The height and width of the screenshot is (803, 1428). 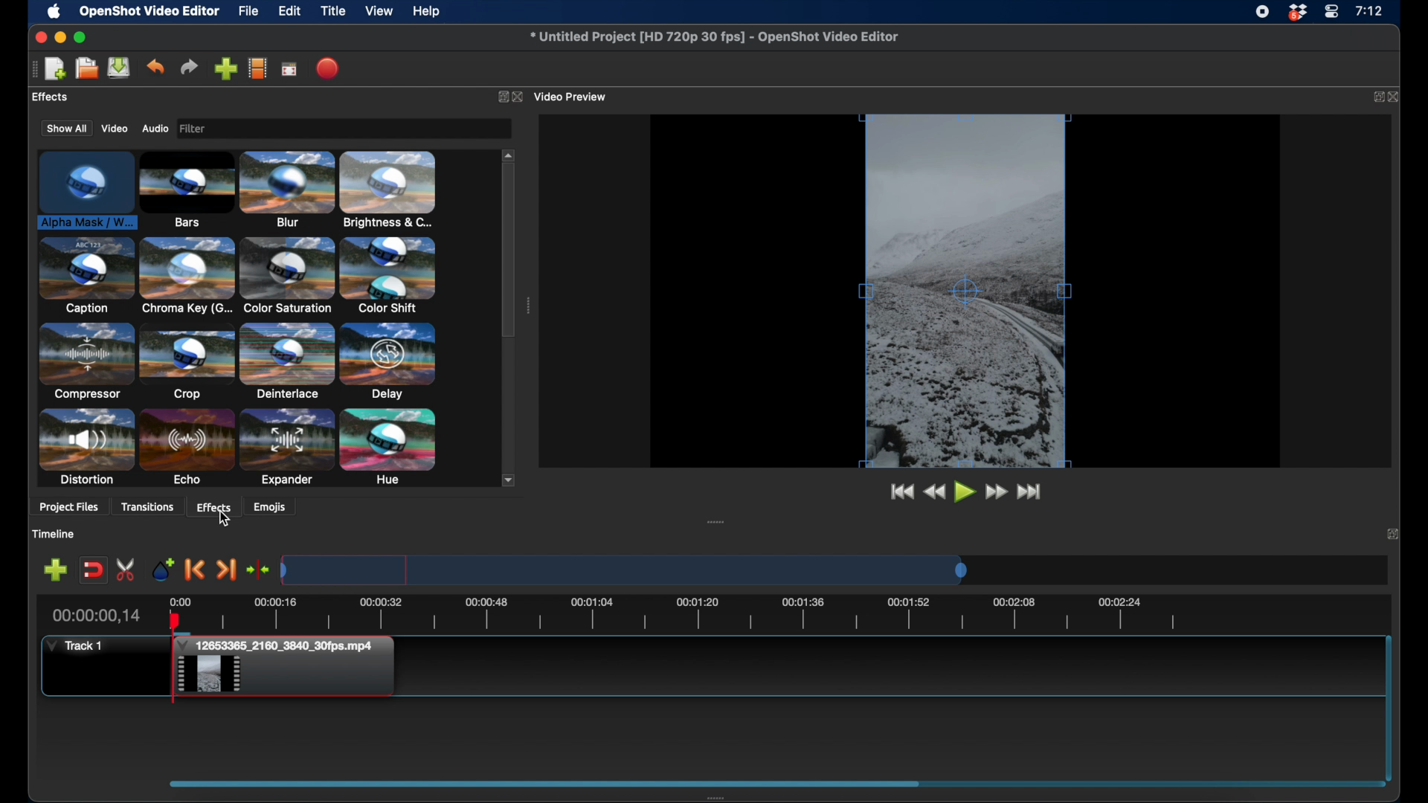 I want to click on effects, so click(x=214, y=506).